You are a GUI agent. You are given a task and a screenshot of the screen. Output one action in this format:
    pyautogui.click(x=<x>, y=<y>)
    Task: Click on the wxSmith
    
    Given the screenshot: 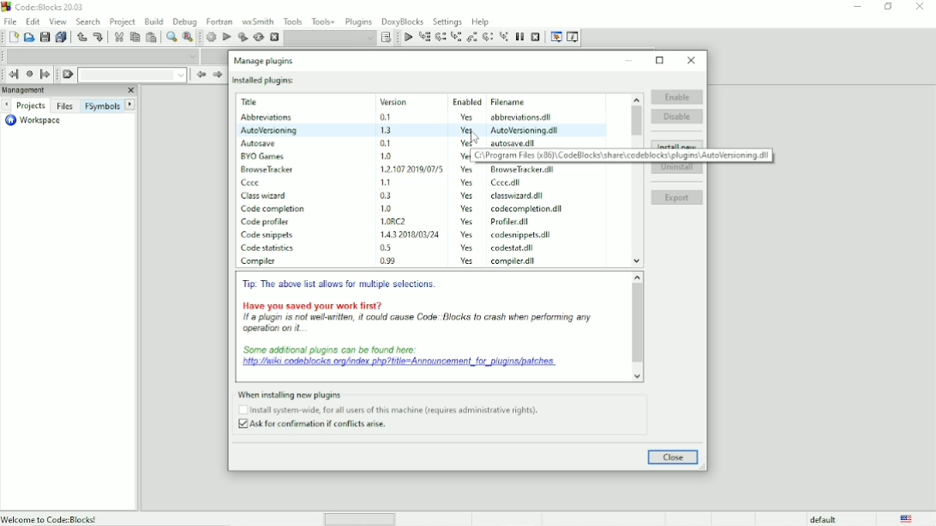 What is the action you would take?
    pyautogui.click(x=259, y=21)
    